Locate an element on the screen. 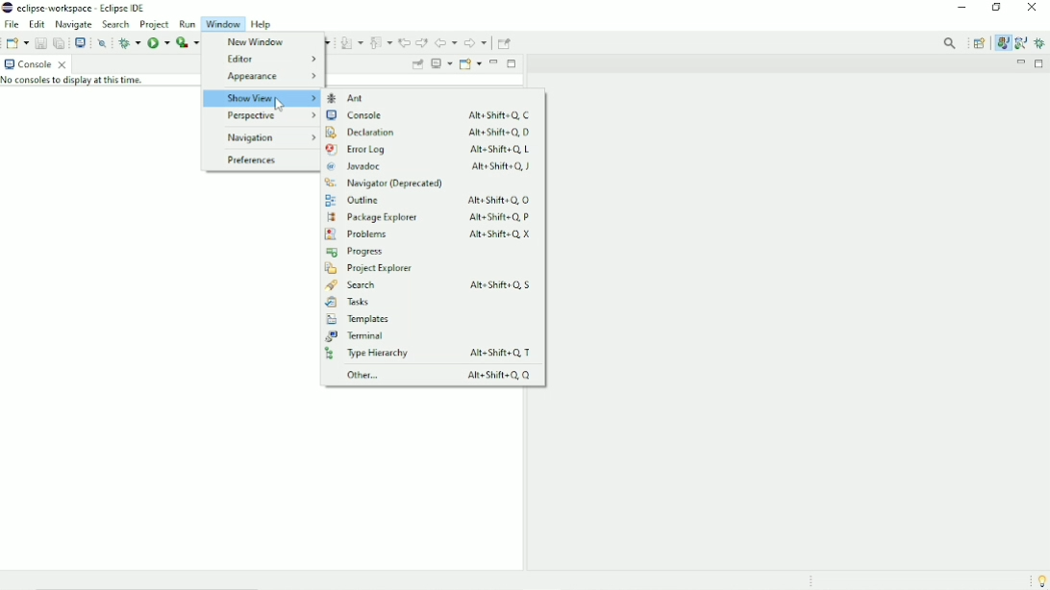  Next Annotation is located at coordinates (351, 43).